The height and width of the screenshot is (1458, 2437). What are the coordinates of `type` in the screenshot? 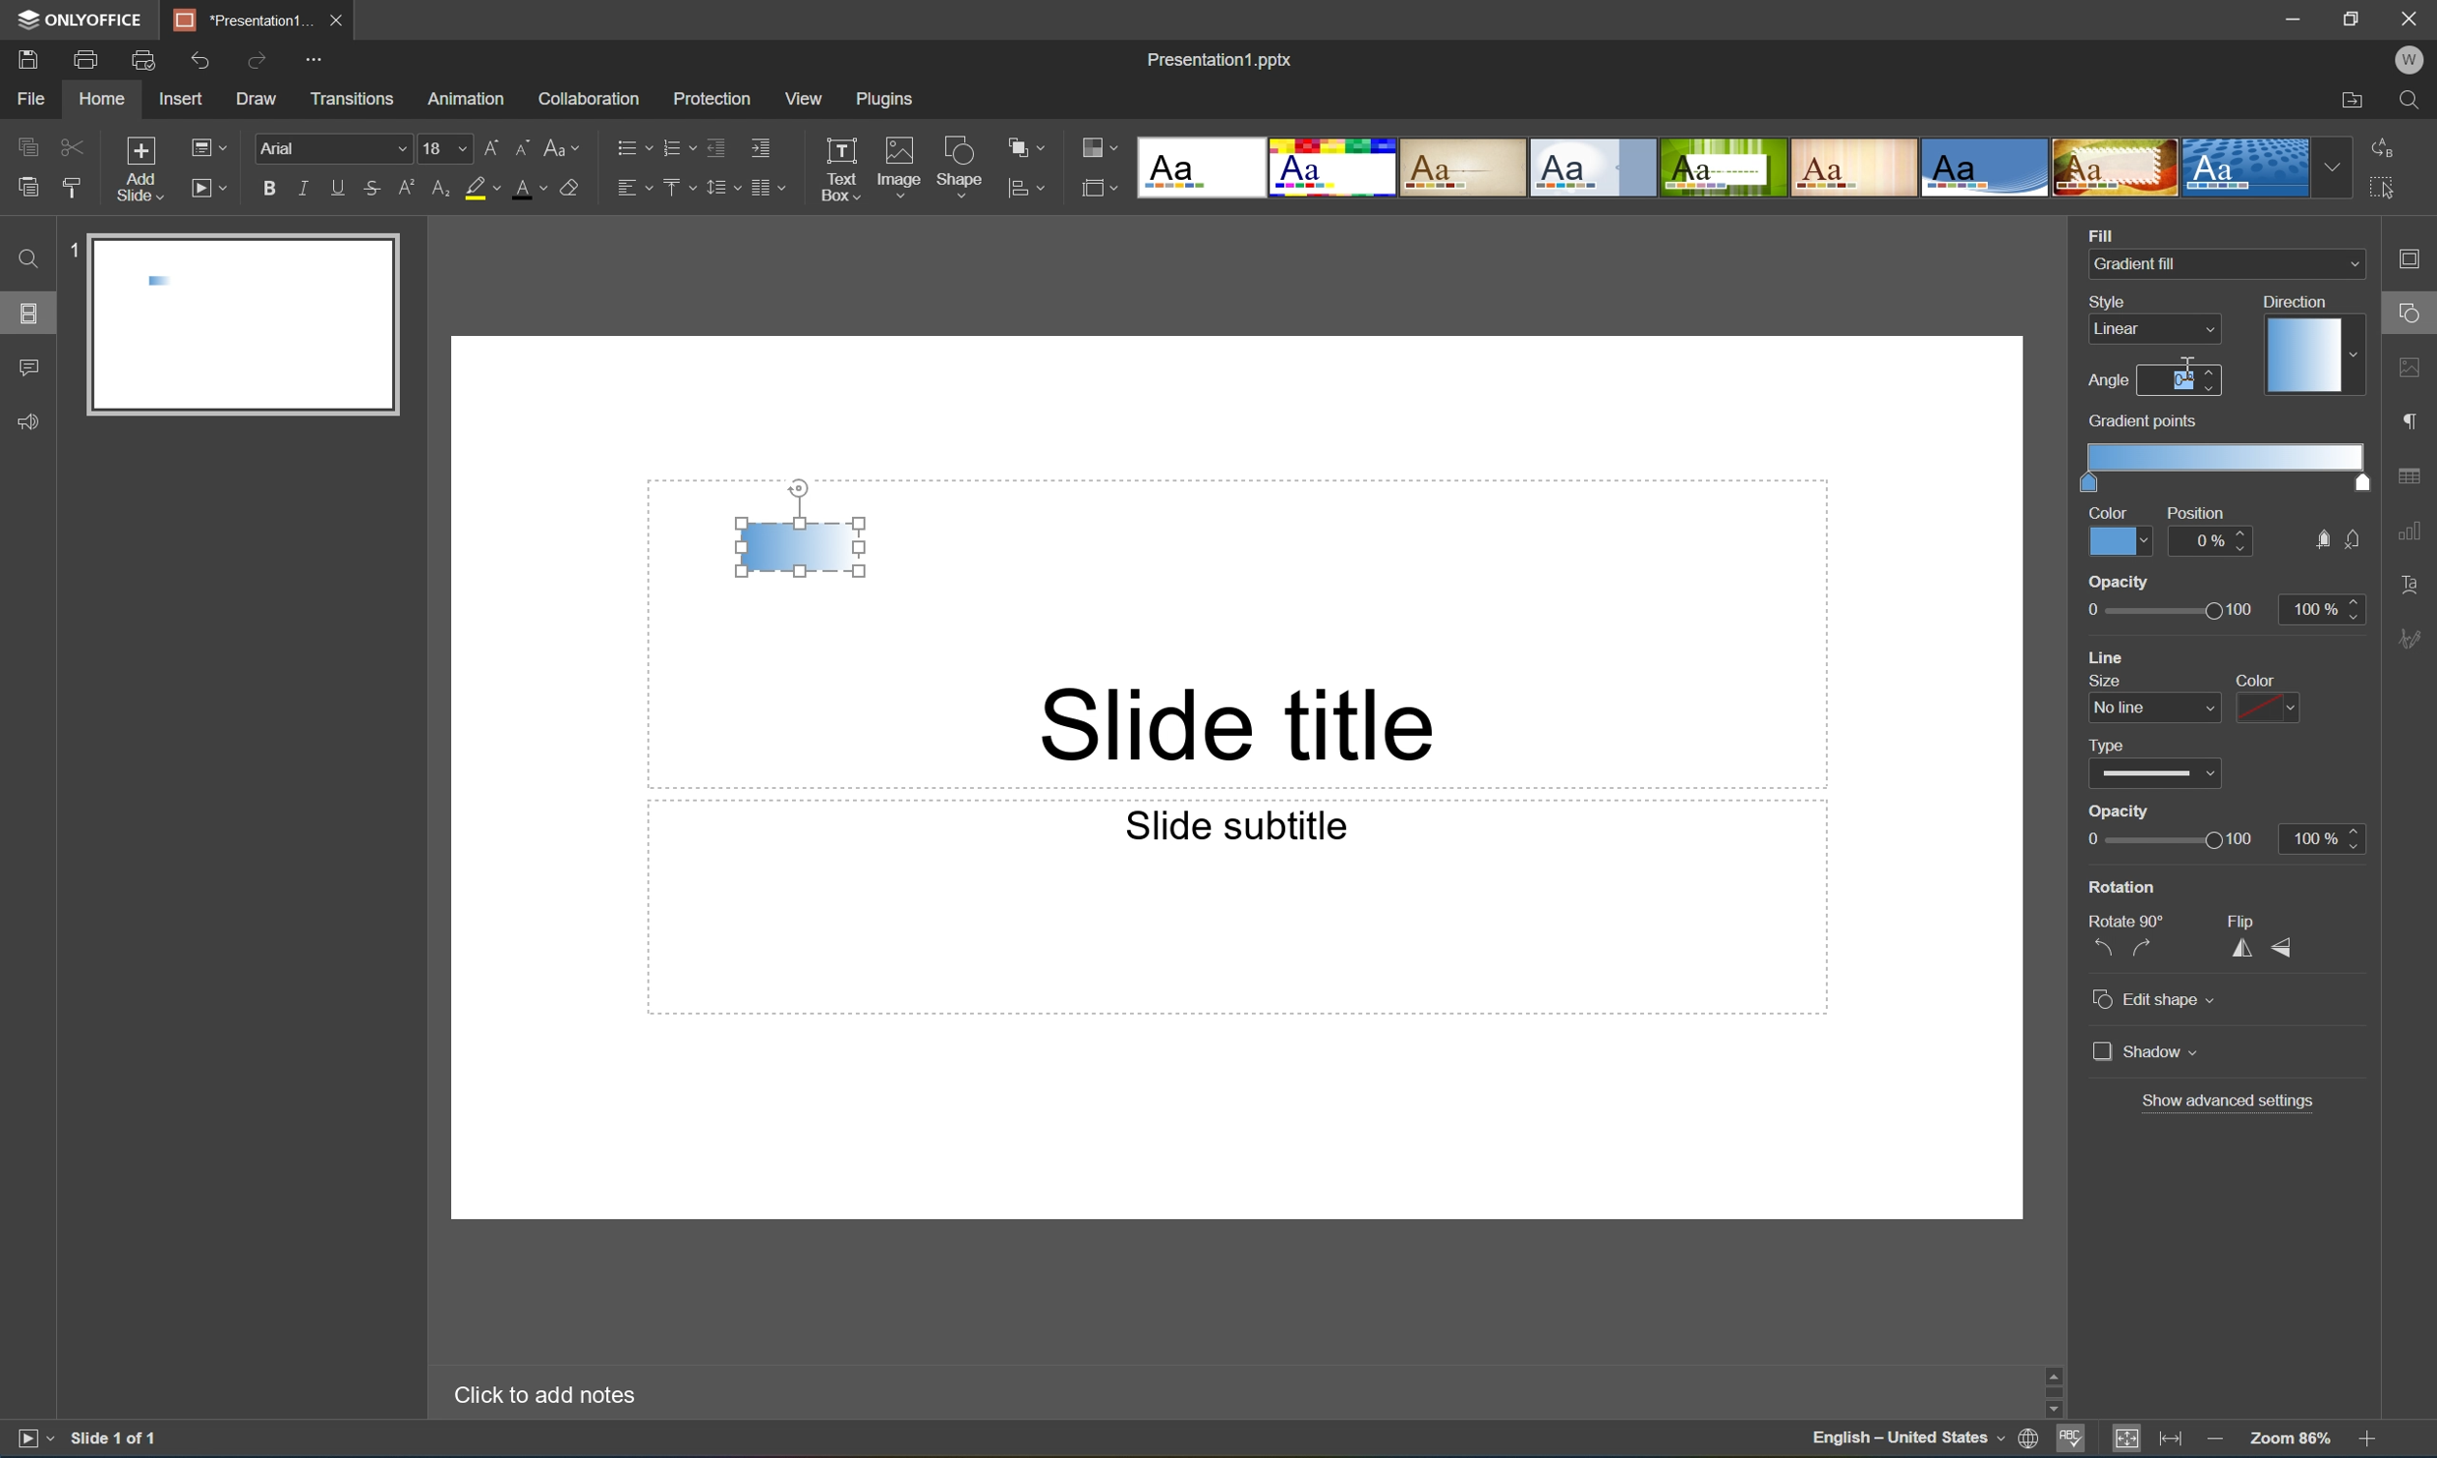 It's located at (2115, 743).